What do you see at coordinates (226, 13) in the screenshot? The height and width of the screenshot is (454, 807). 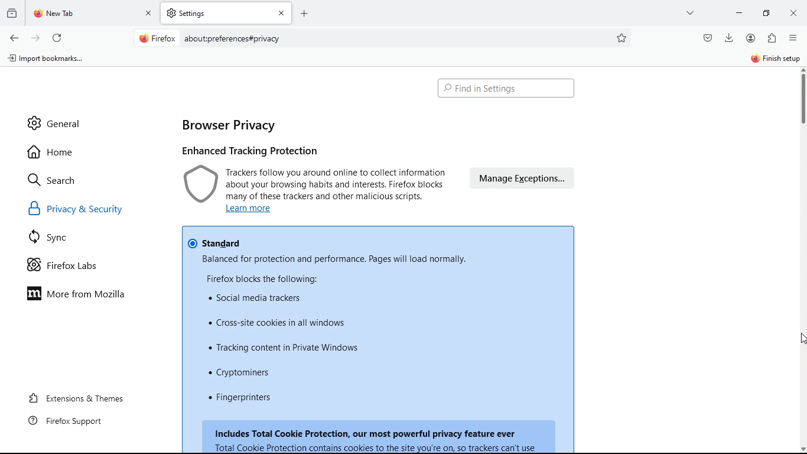 I see `tab` at bounding box center [226, 13].